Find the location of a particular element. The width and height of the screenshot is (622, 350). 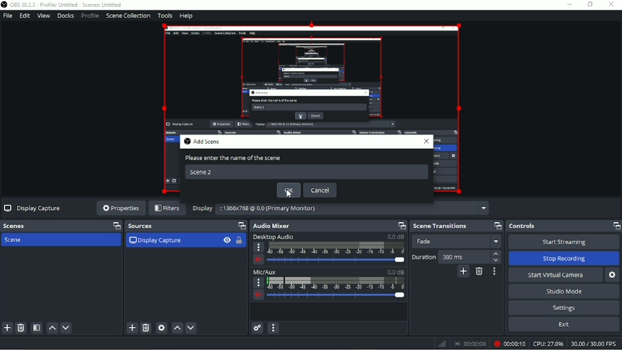

cursor is located at coordinates (290, 195).